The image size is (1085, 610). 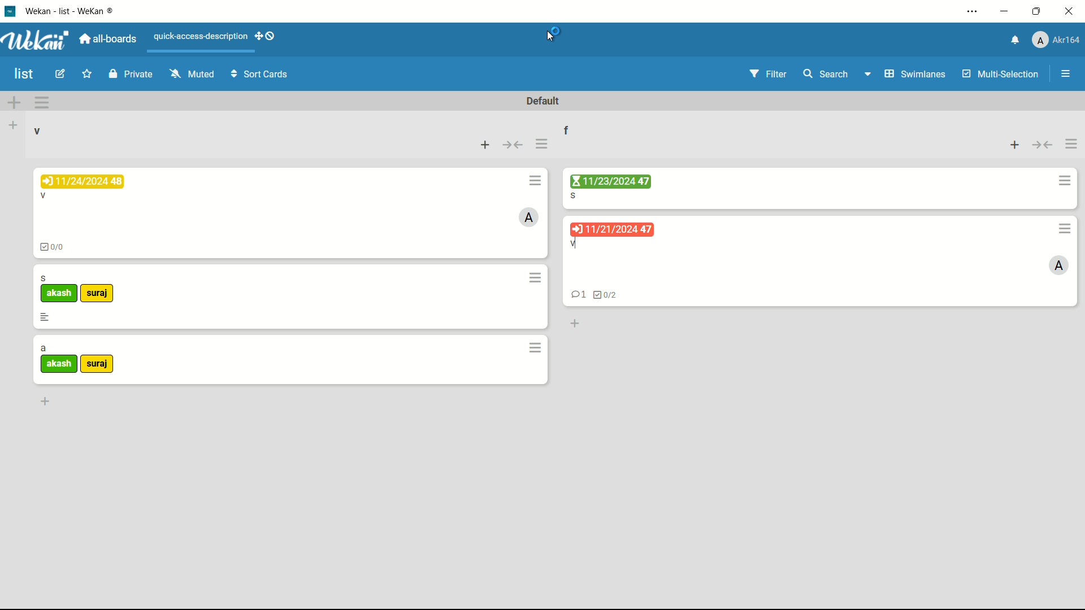 I want to click on due date, so click(x=83, y=181).